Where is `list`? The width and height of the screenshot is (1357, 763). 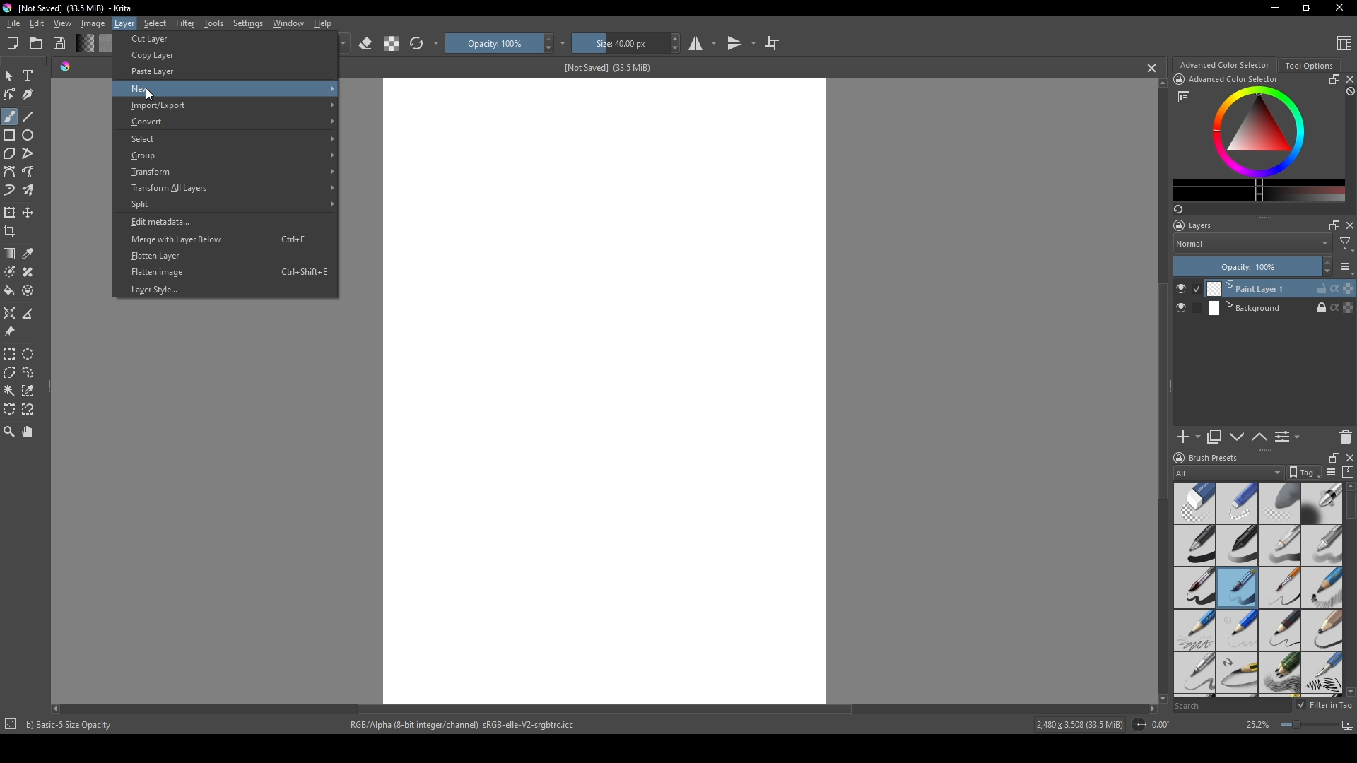 list is located at coordinates (1184, 97).